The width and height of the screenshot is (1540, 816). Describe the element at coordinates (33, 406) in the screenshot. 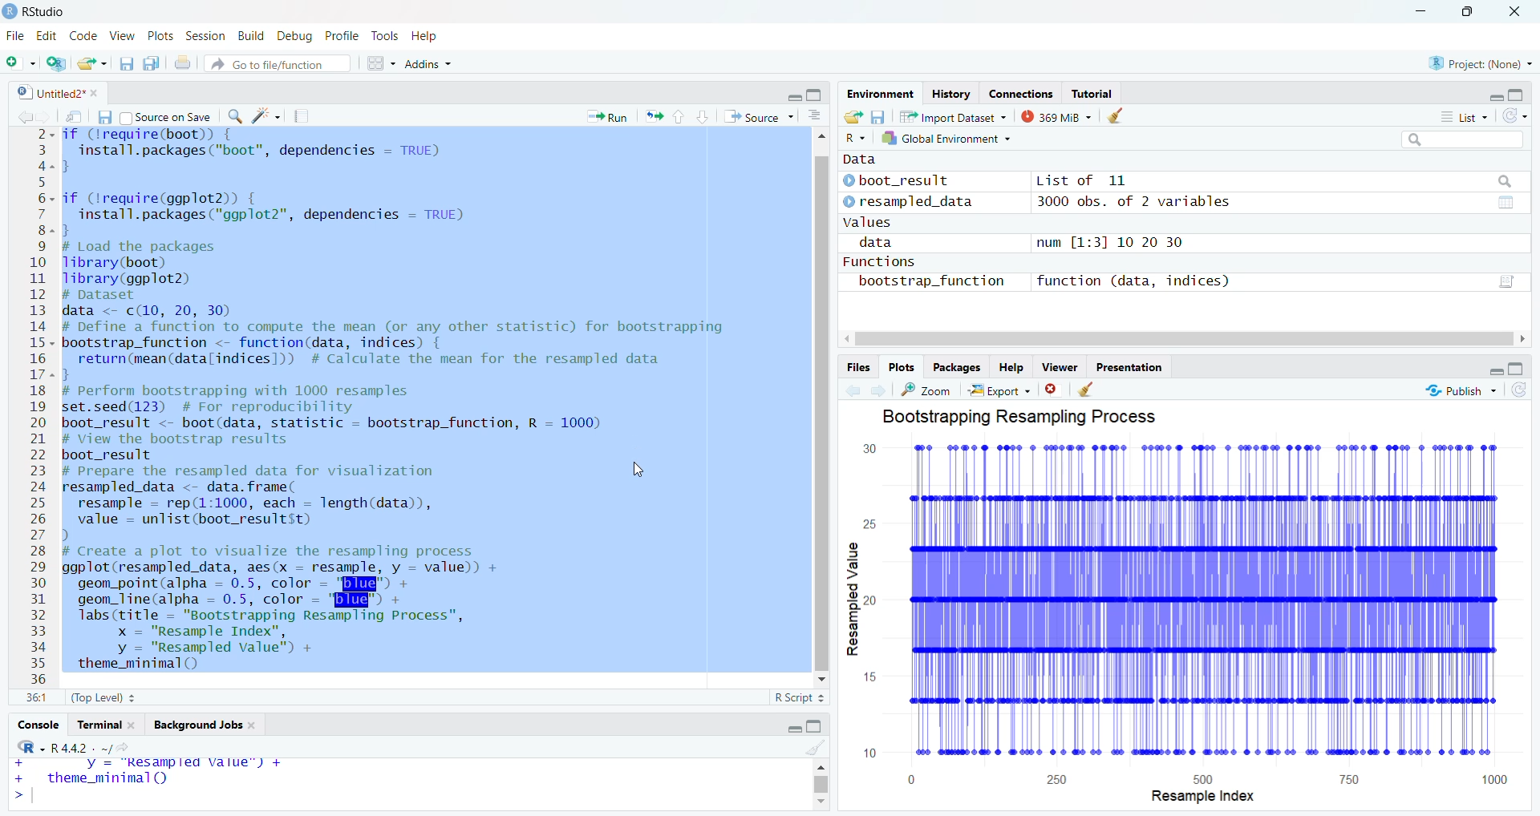

I see `23456789101112131415161718192021222324252627282930313233343536` at that location.